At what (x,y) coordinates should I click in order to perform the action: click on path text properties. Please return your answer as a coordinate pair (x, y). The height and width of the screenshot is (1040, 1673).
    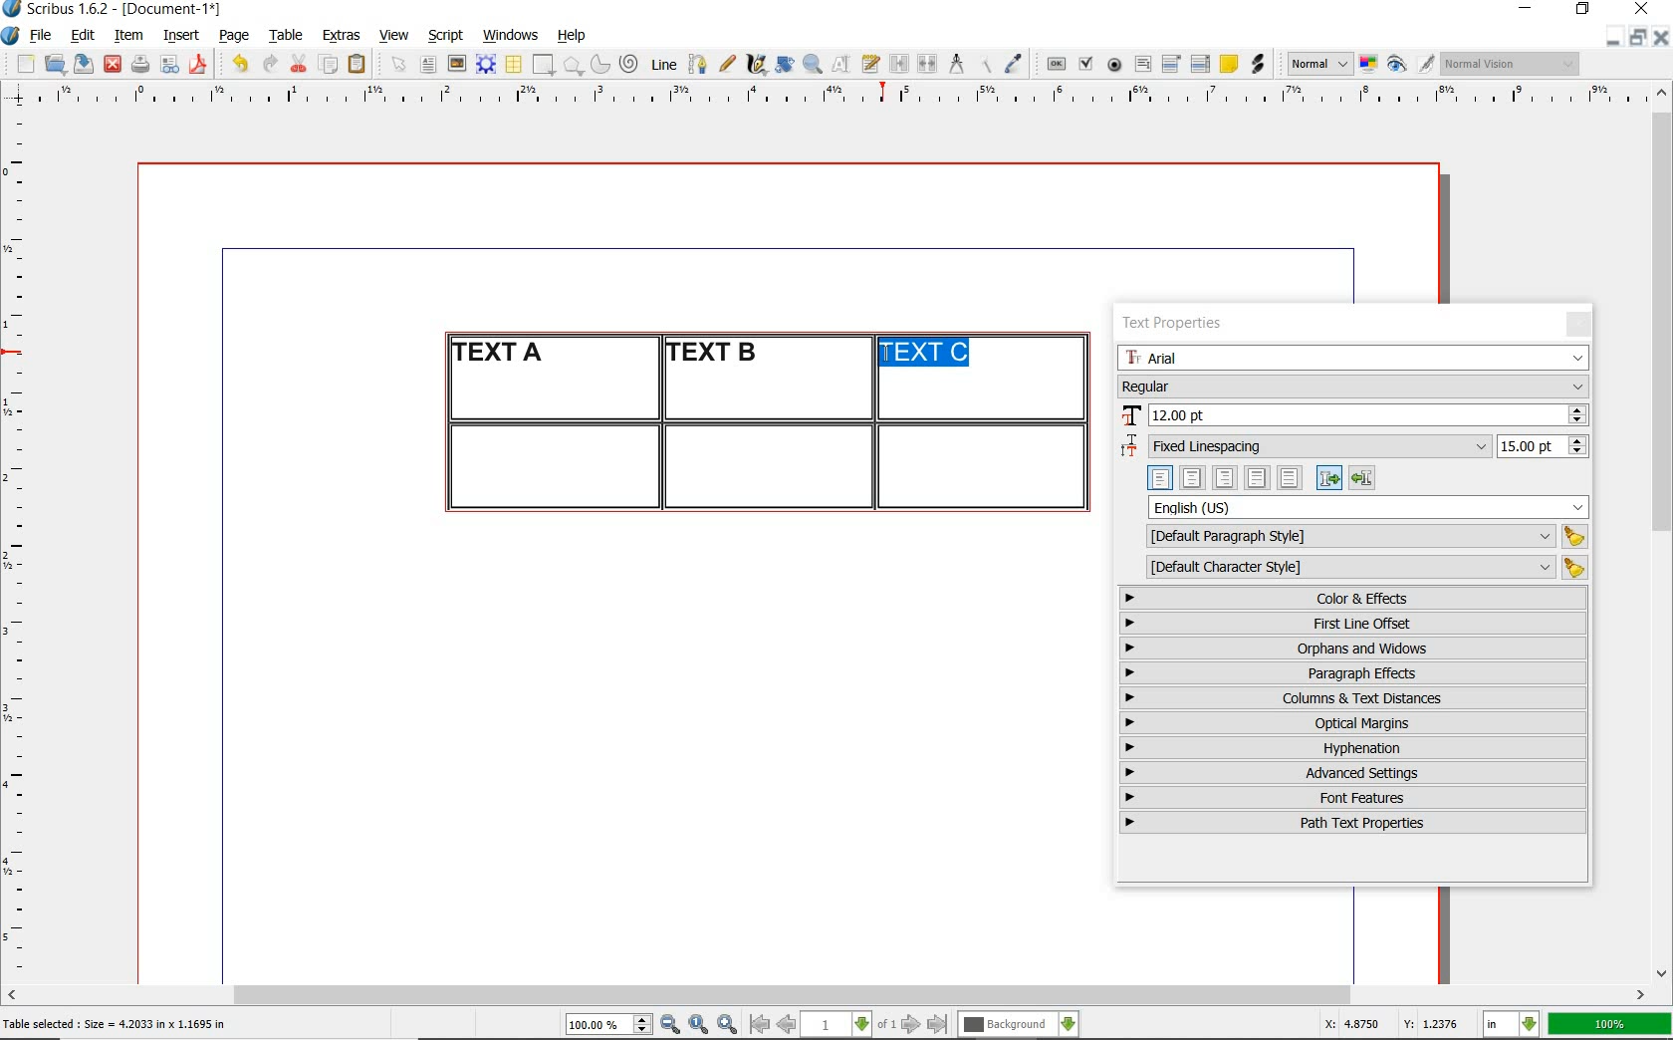
    Looking at the image, I should click on (1350, 823).